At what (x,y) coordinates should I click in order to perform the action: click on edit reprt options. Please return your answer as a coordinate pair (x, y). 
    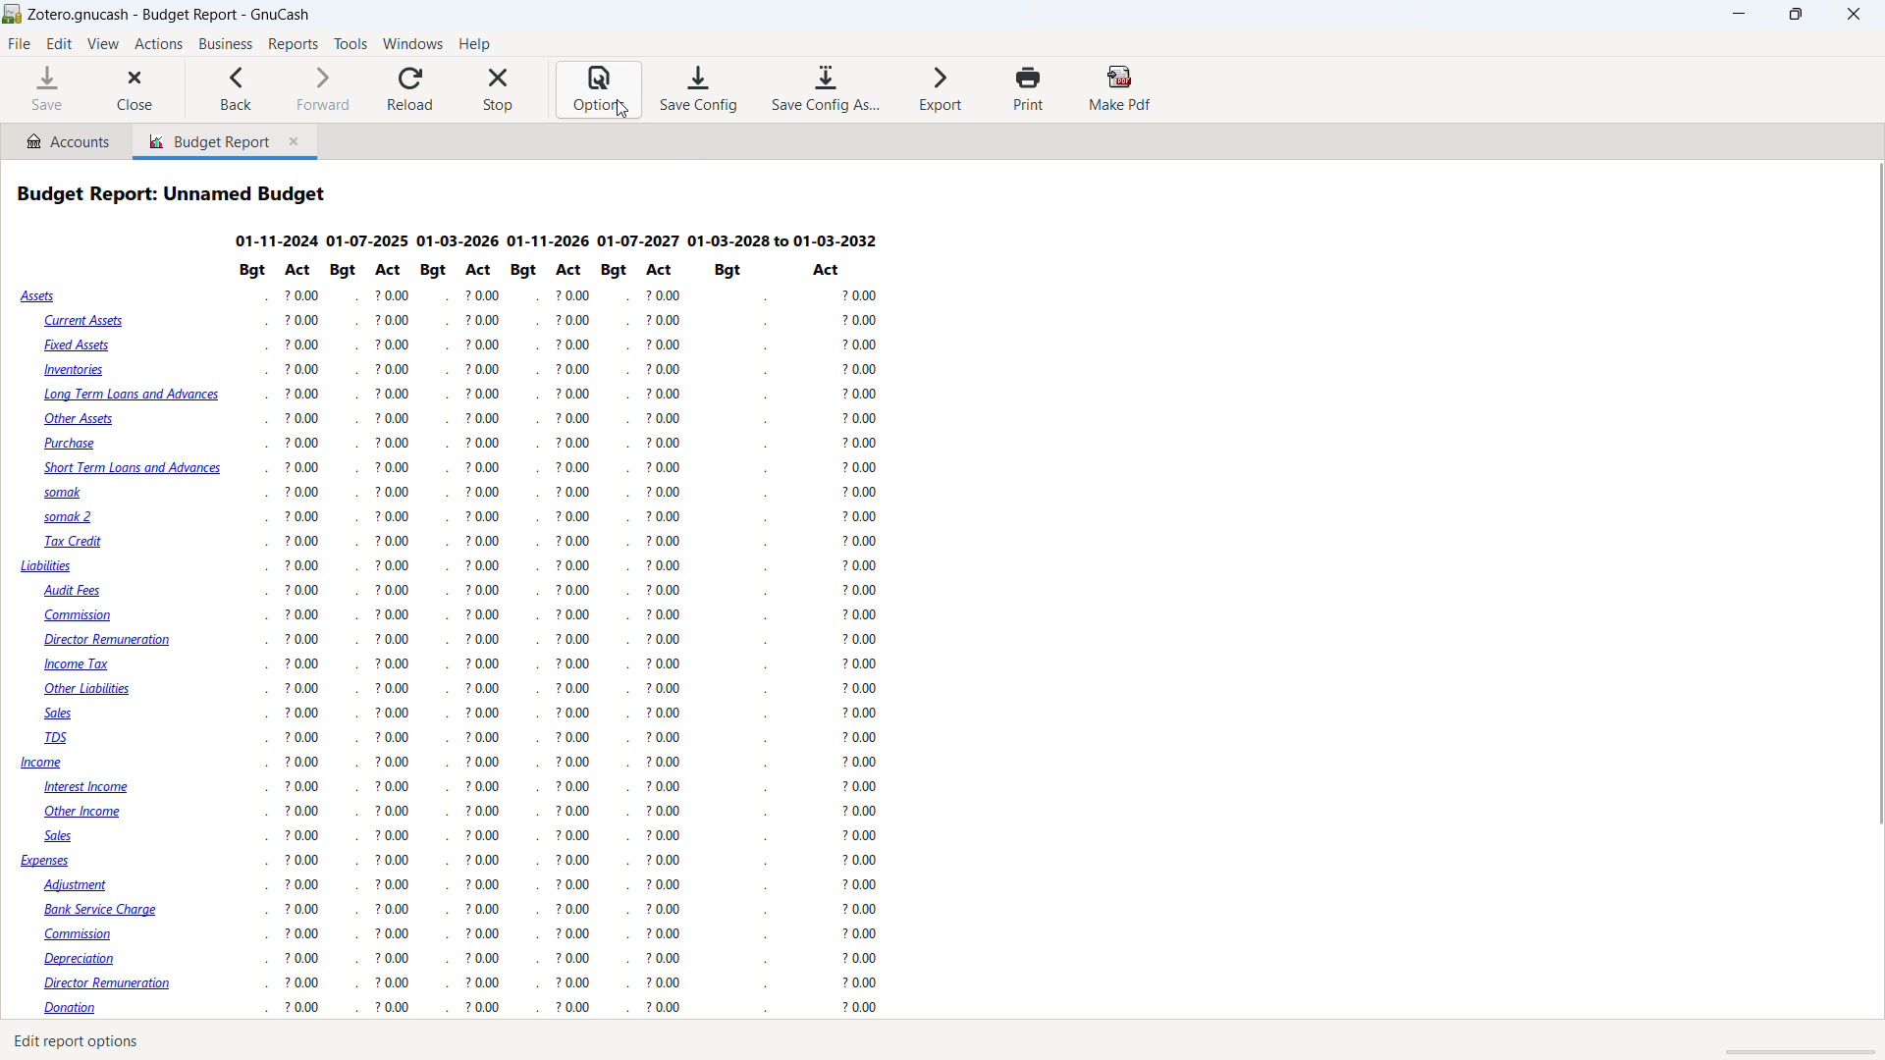
    Looking at the image, I should click on (86, 1041).